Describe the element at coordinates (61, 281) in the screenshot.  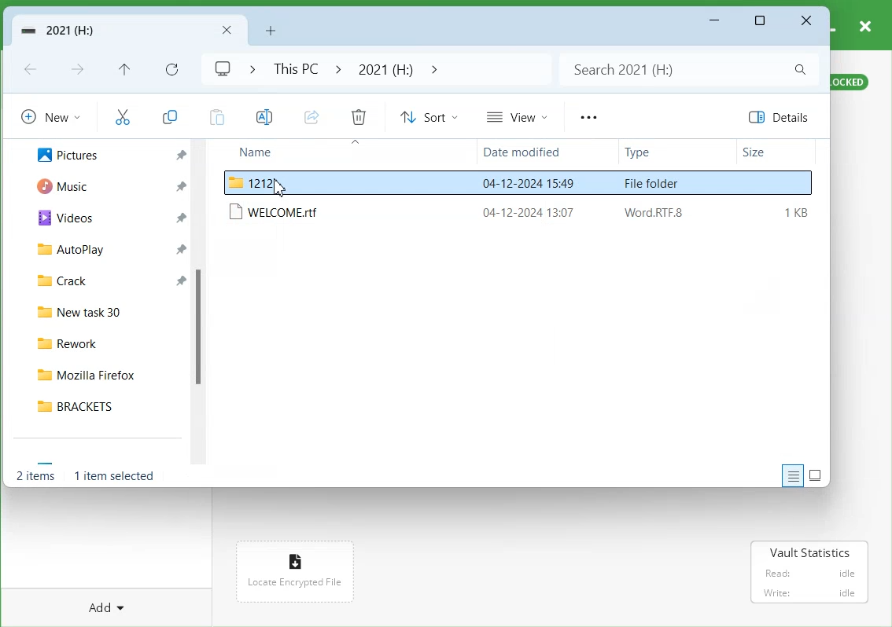
I see `Crack` at that location.